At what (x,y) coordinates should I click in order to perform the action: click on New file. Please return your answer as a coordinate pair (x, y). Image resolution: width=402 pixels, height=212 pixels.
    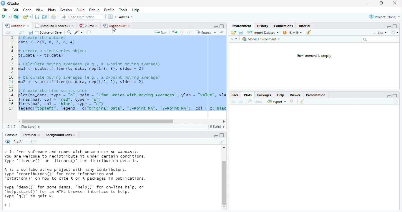
    Looking at the image, I should click on (6, 17).